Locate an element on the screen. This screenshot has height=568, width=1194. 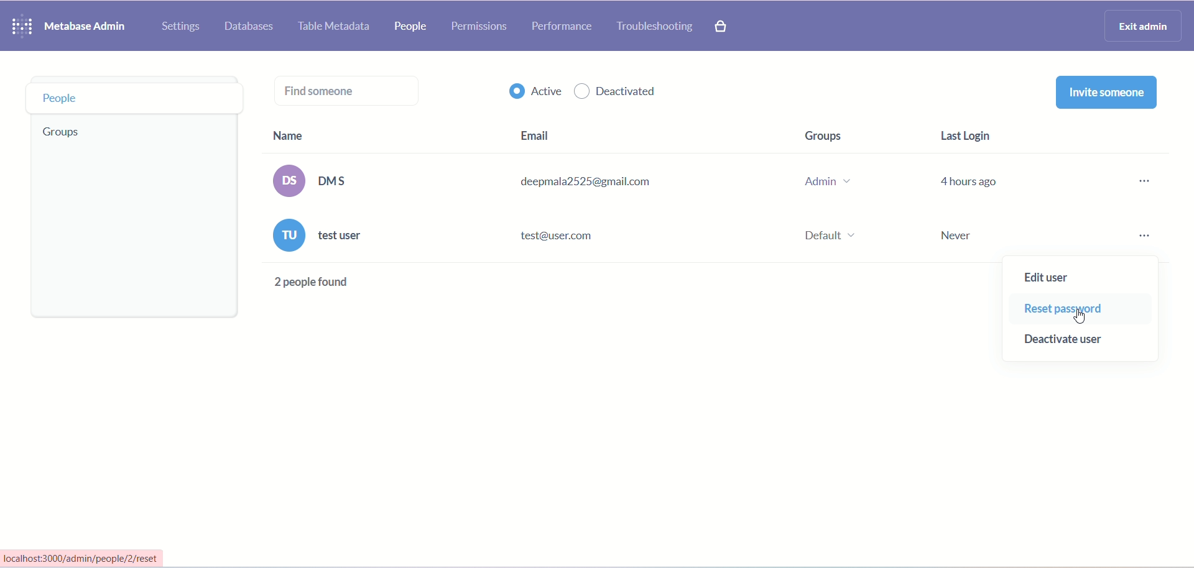
edit user is located at coordinates (1058, 279).